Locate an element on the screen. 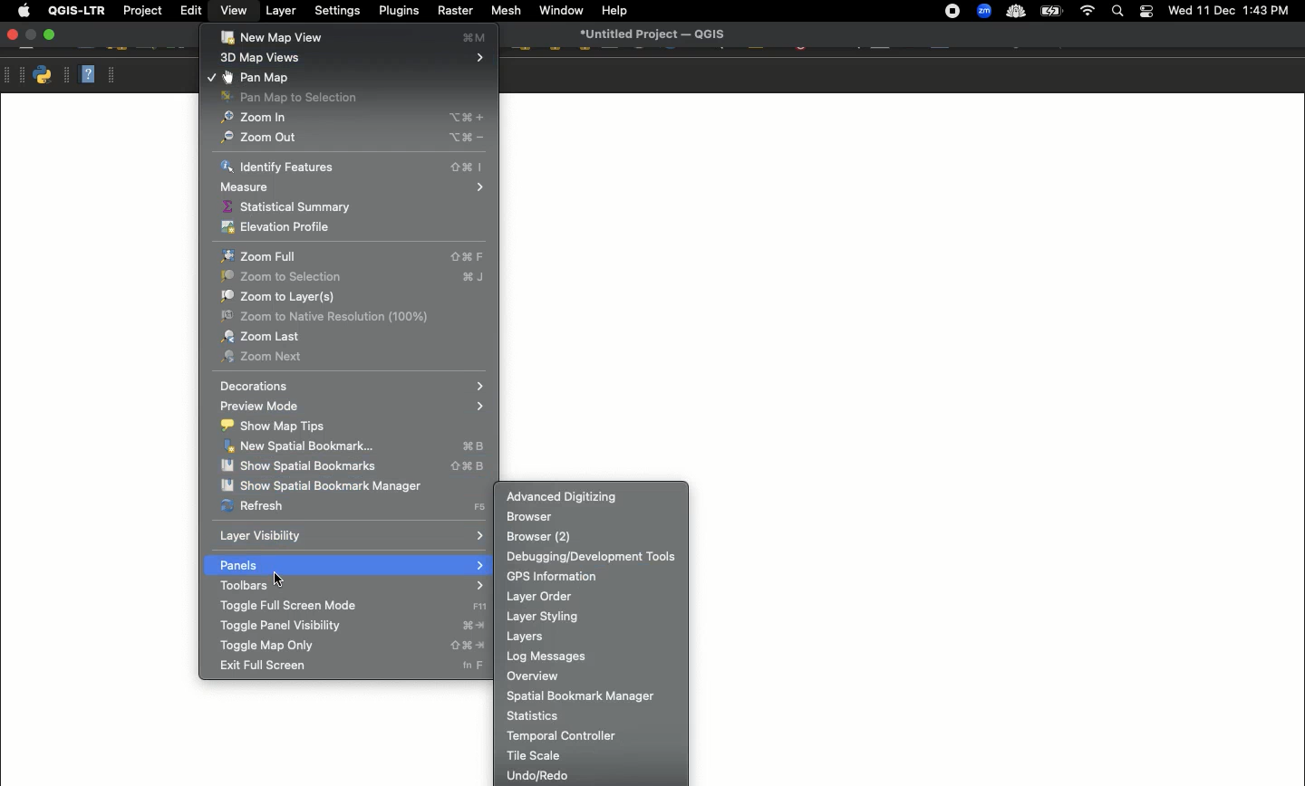 The image size is (1305, 786).  is located at coordinates (1019, 13).